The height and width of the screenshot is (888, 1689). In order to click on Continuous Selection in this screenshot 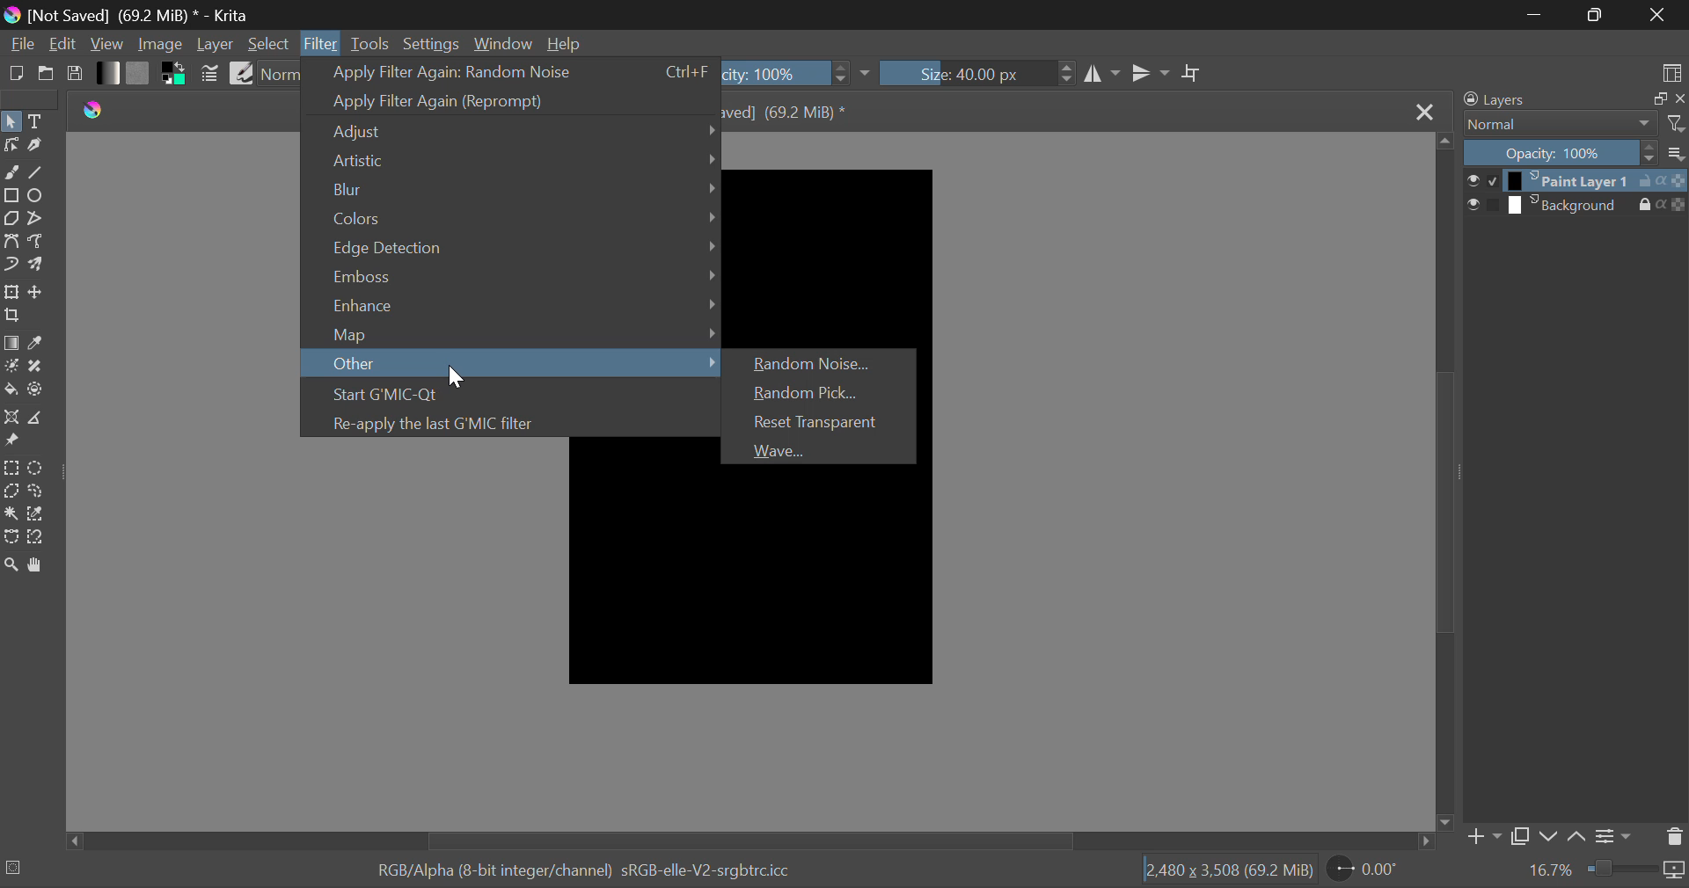, I will do `click(12, 515)`.